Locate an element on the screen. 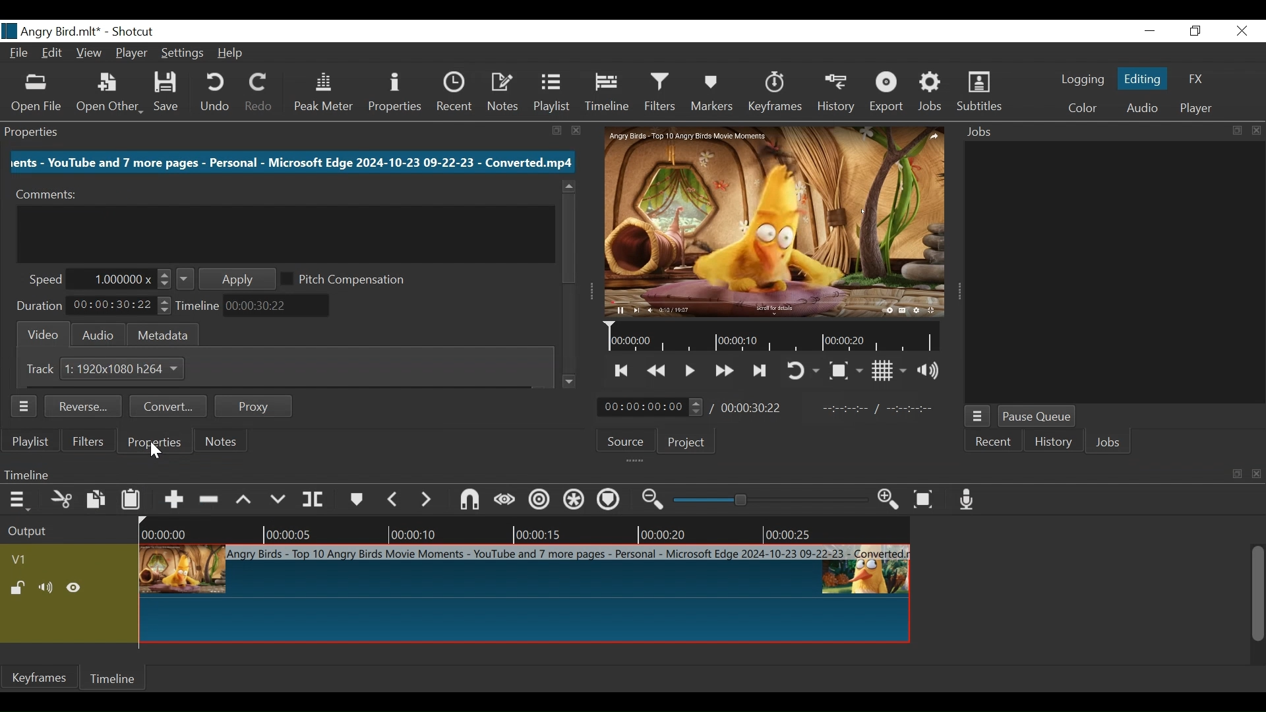  Record audio track is located at coordinates (969, 500).